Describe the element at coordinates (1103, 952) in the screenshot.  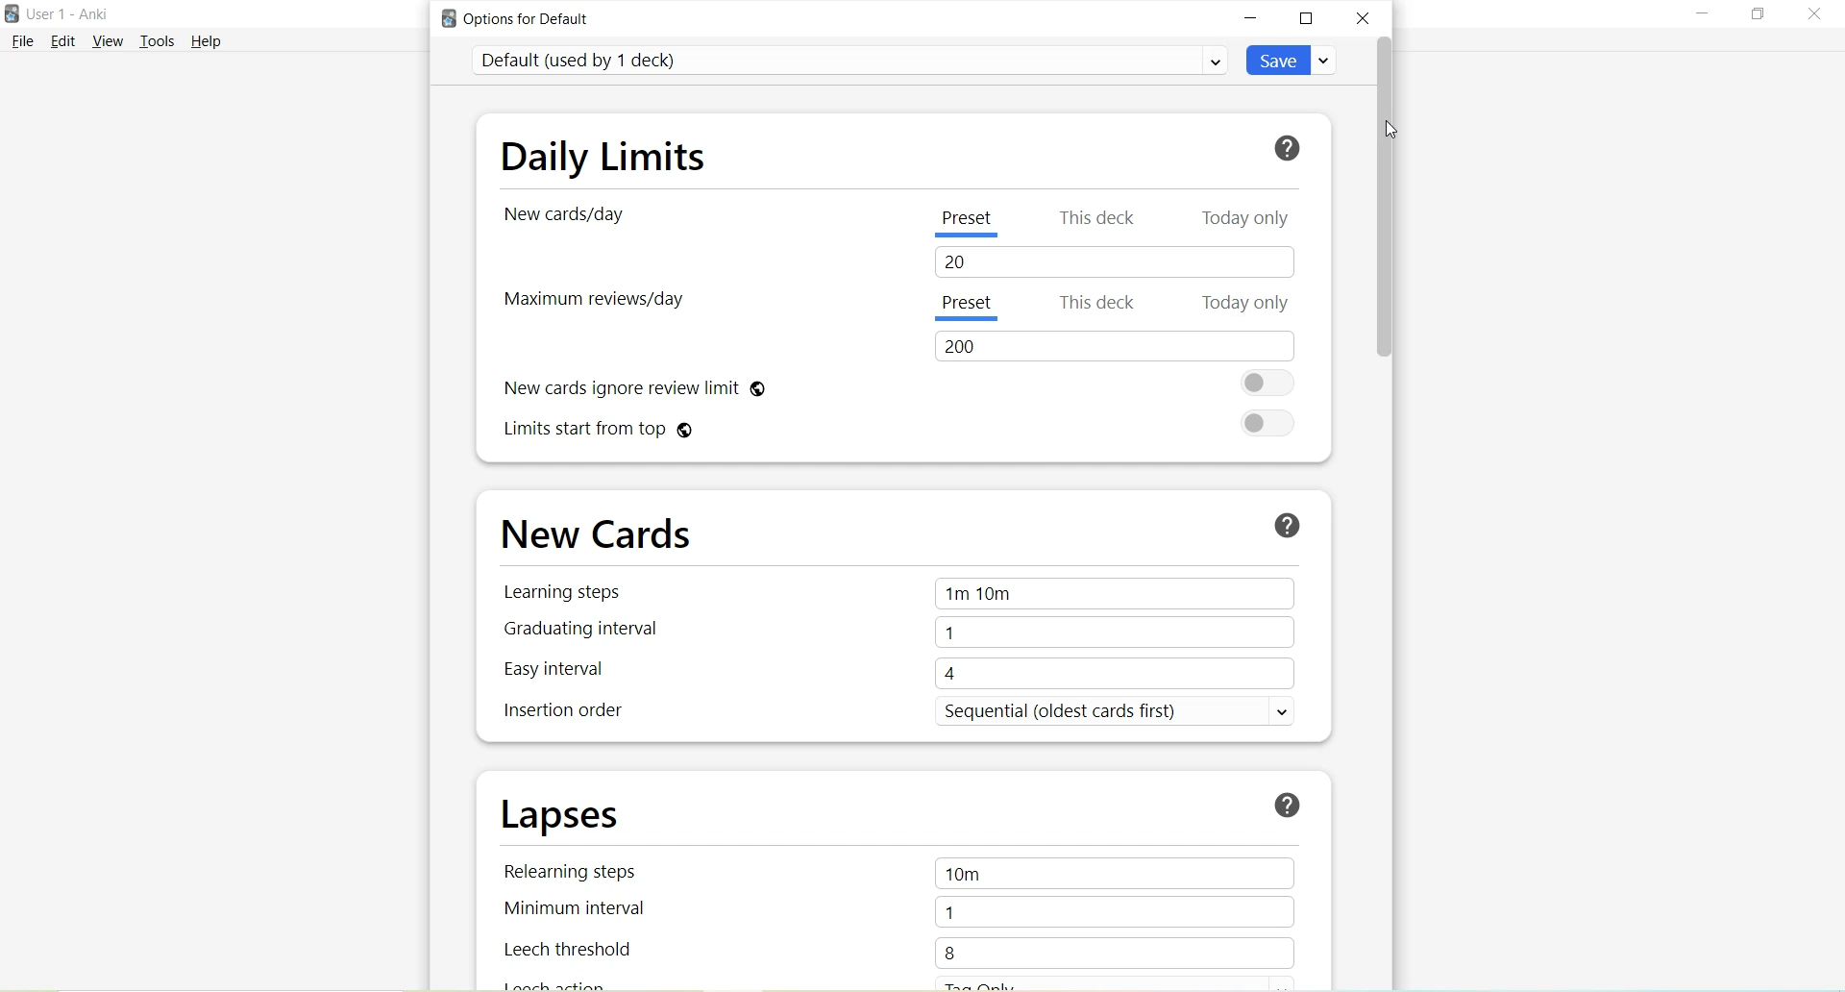
I see `8` at that location.